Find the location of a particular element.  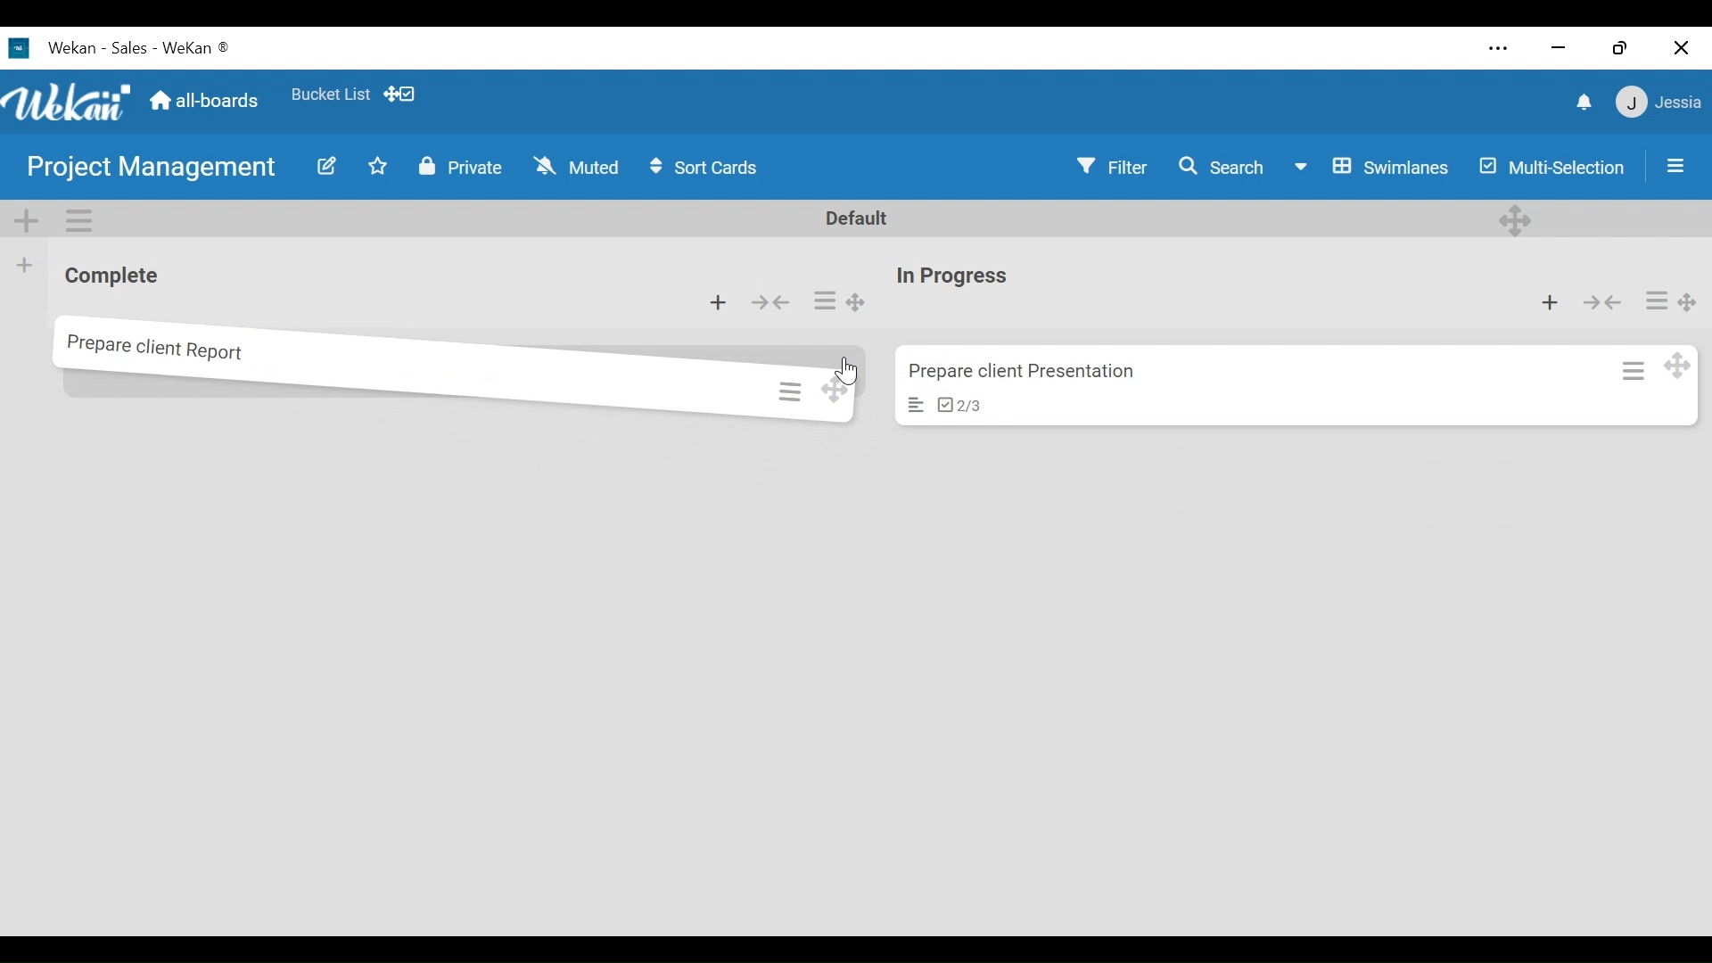

Muted is located at coordinates (572, 165).